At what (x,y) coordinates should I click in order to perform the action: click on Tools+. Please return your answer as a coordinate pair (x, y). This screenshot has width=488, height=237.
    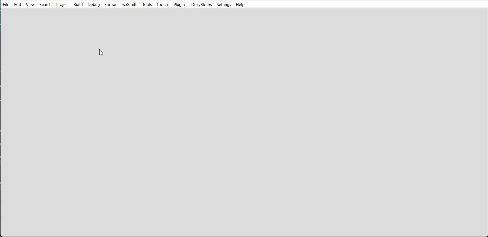
    Looking at the image, I should click on (163, 5).